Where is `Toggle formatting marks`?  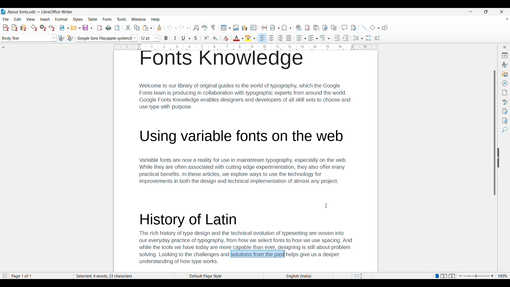
Toggle formatting marks is located at coordinates (214, 28).